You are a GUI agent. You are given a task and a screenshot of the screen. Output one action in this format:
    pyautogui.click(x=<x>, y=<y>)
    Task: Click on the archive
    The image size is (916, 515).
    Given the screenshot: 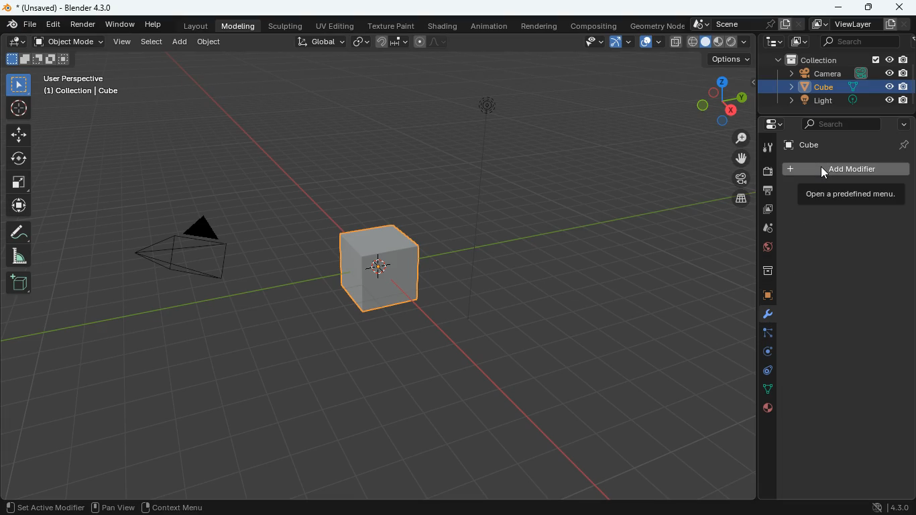 What is the action you would take?
    pyautogui.click(x=761, y=272)
    